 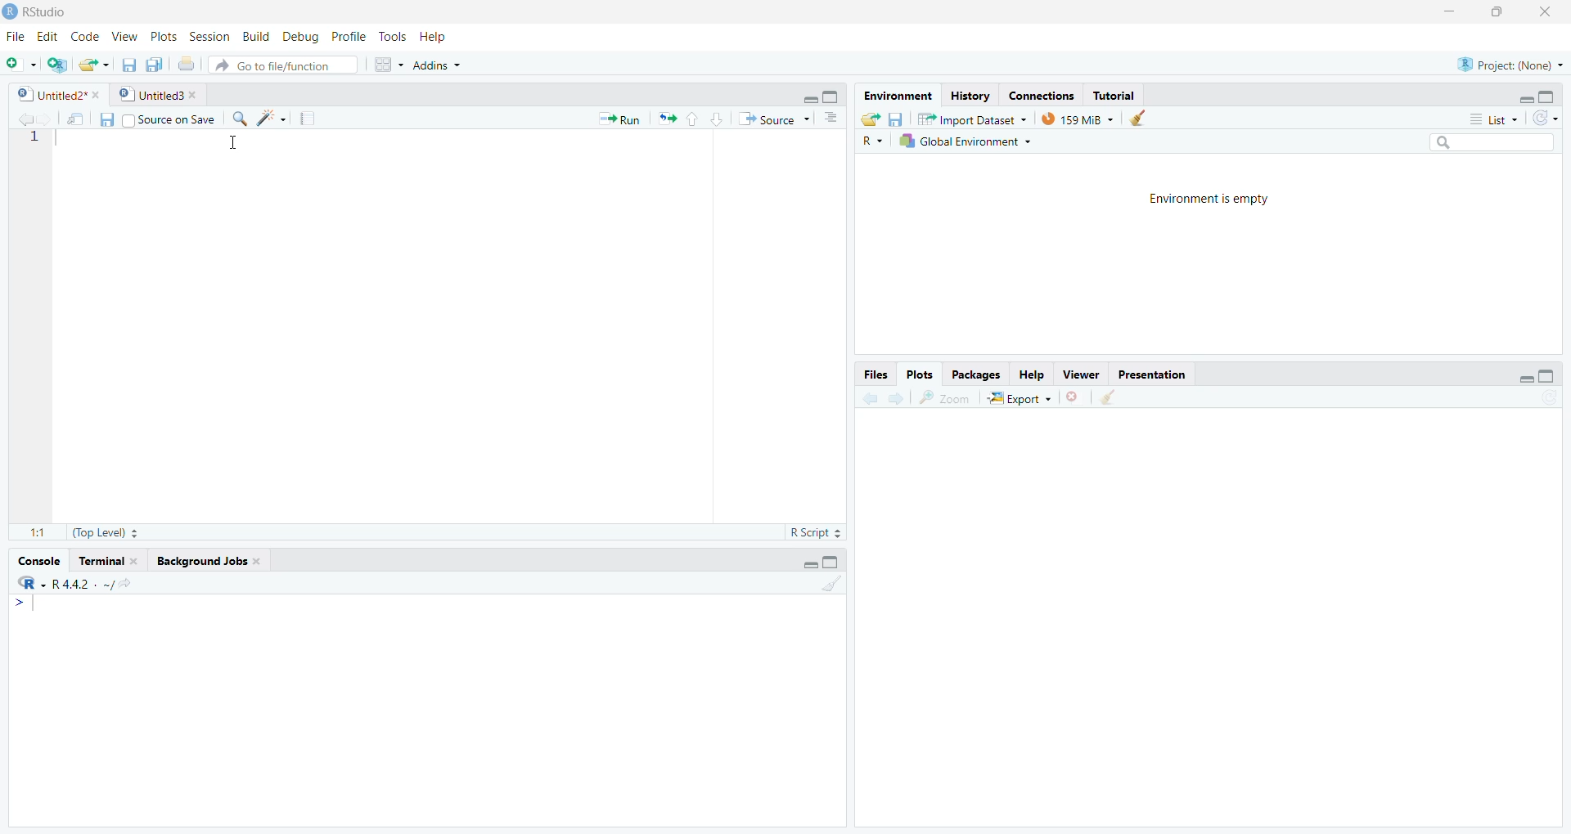 What do you see at coordinates (965, 141) in the screenshot?
I see `Global Environment` at bounding box center [965, 141].